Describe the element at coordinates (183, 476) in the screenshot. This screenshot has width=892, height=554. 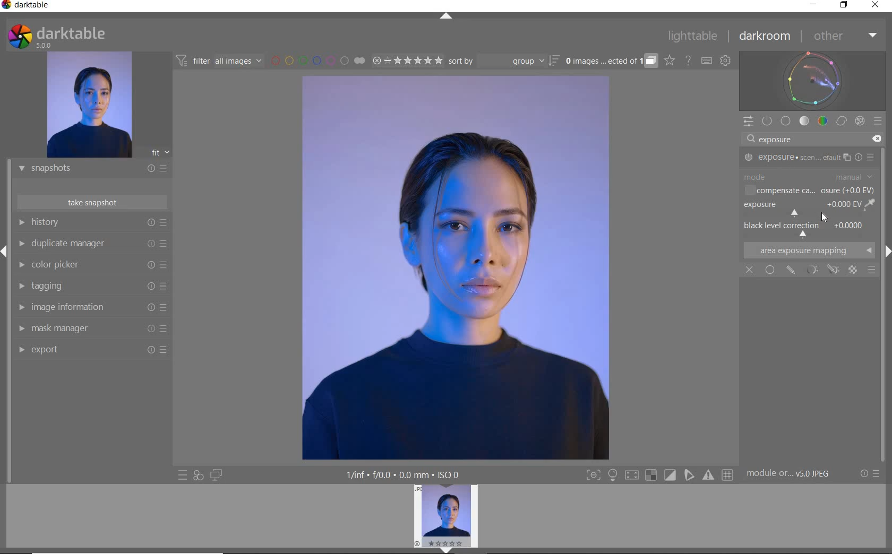
I see `QUICK ACCESS TO PRESET` at that location.